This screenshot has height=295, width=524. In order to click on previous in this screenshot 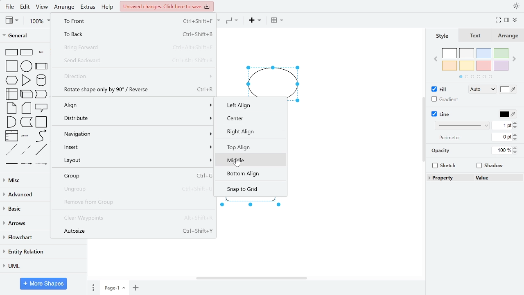, I will do `click(436, 60)`.